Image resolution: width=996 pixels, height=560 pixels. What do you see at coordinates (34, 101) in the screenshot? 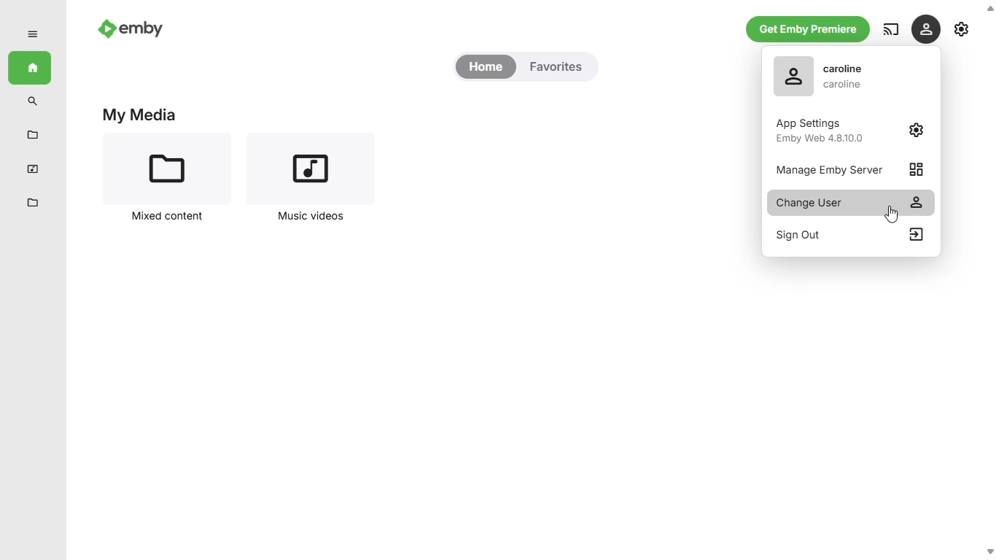
I see `search` at bounding box center [34, 101].